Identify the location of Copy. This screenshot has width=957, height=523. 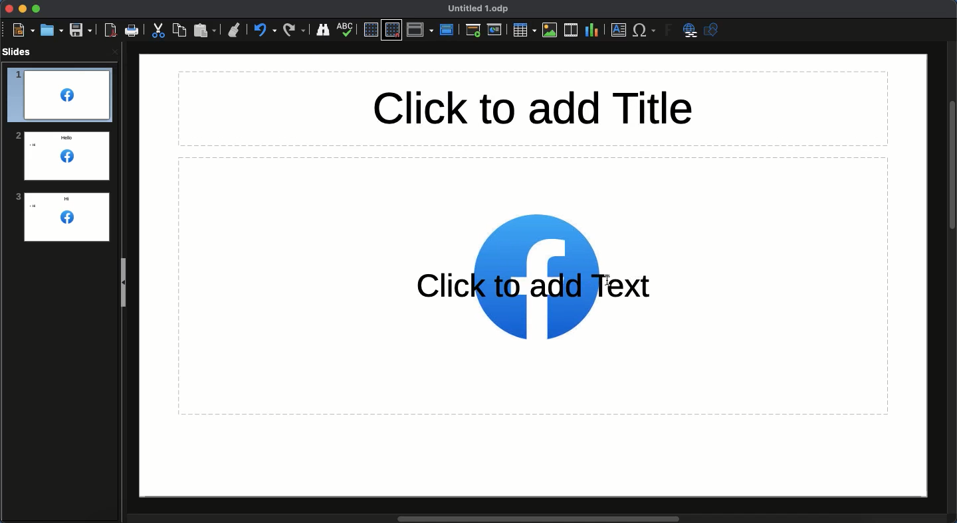
(179, 30).